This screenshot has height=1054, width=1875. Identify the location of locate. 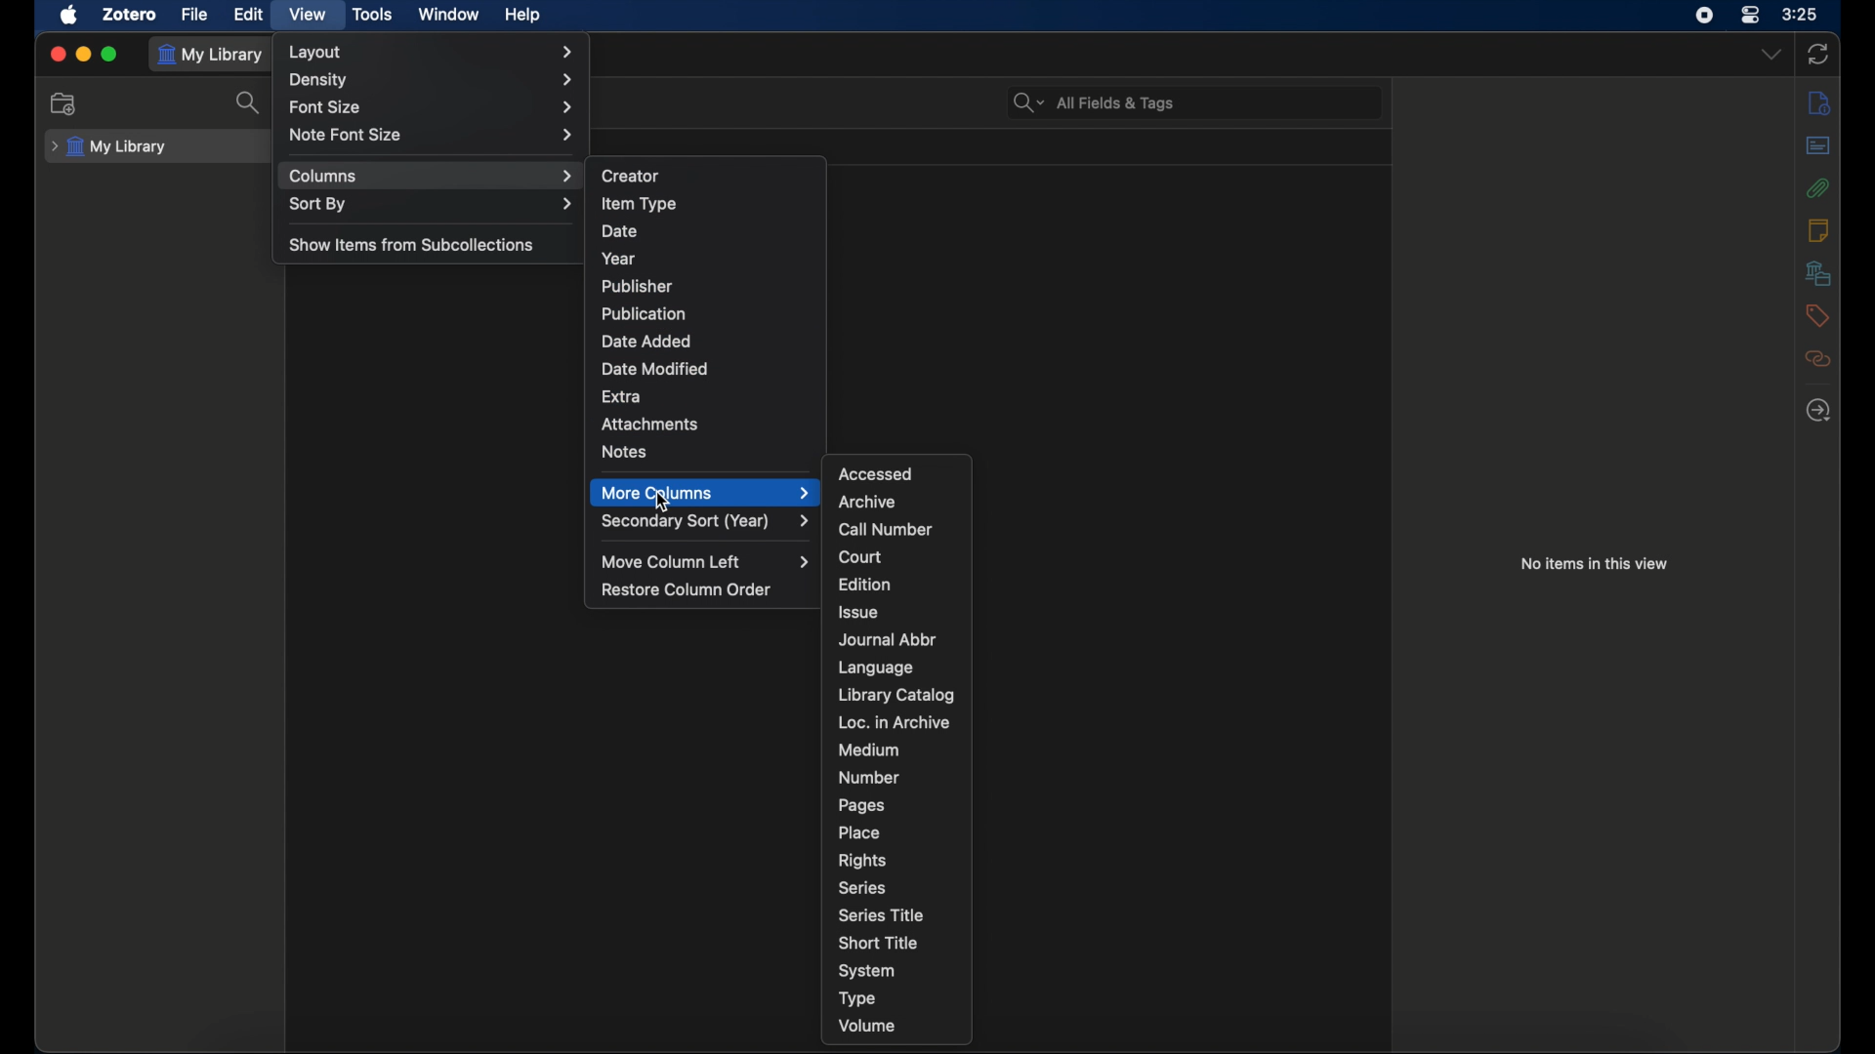
(1816, 411).